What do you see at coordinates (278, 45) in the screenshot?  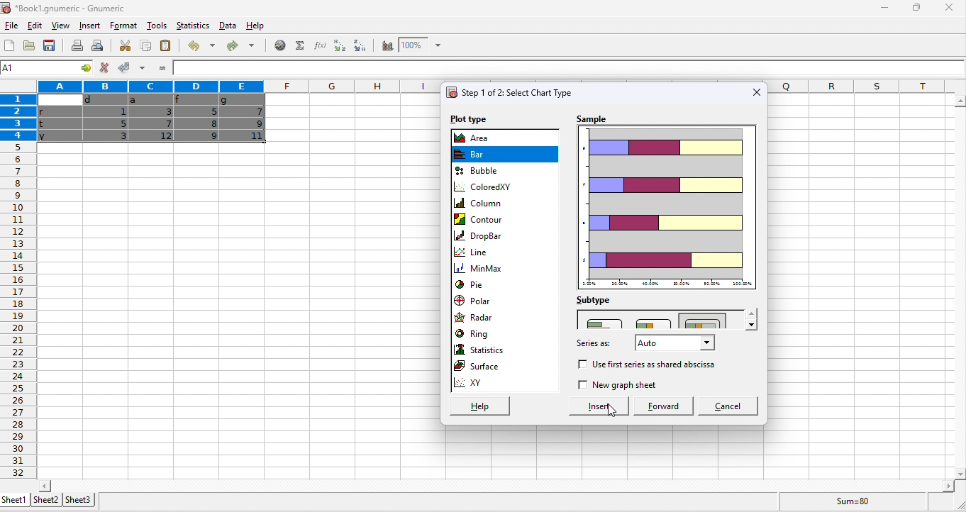 I see `hyperlink` at bounding box center [278, 45].